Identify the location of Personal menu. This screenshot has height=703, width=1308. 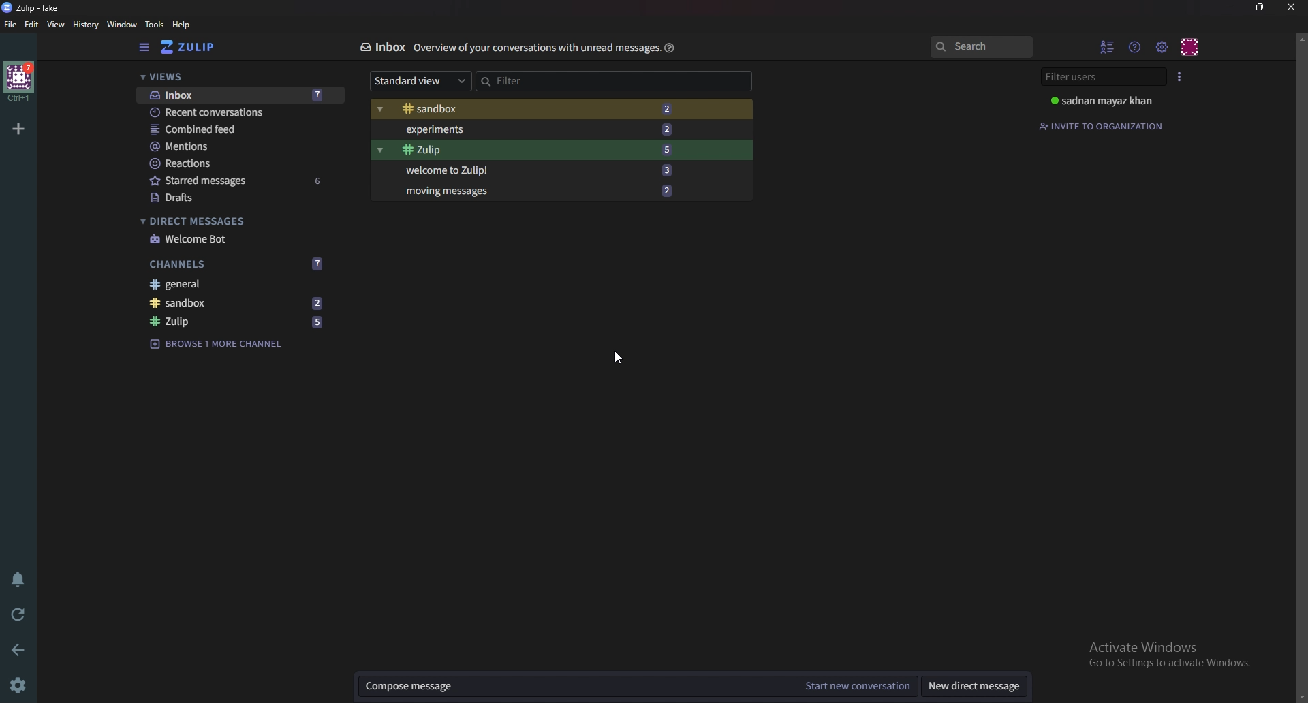
(1191, 46).